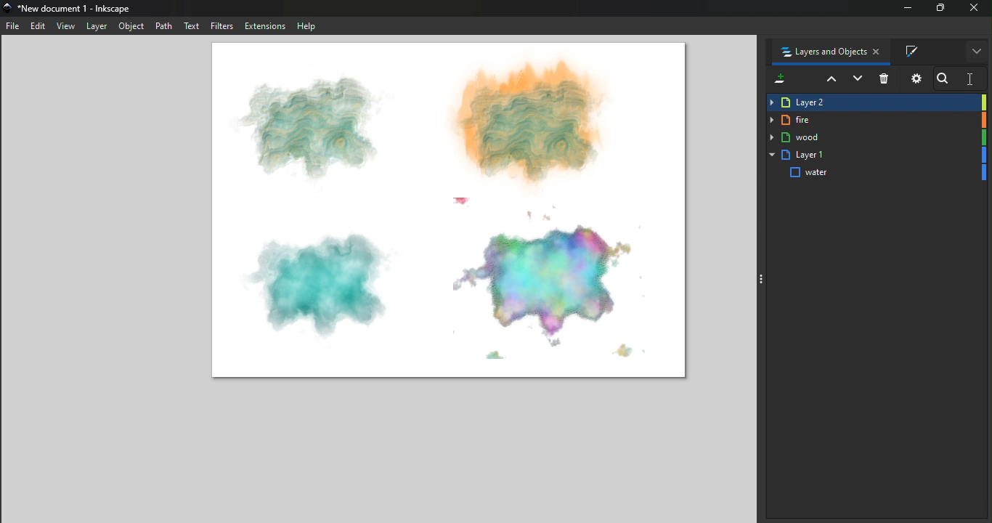 This screenshot has height=523, width=992. Describe the element at coordinates (765, 277) in the screenshot. I see `Toggle command panel` at that location.